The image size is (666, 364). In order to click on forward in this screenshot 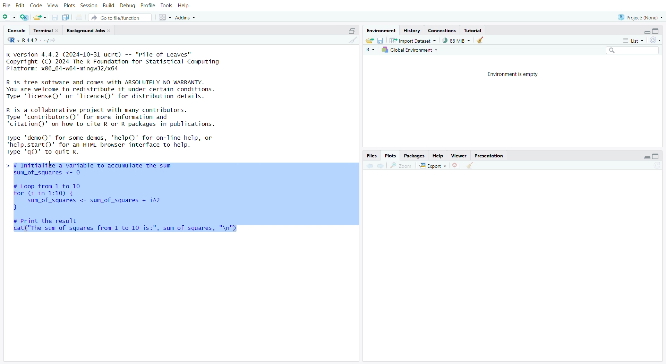, I will do `click(381, 166)`.